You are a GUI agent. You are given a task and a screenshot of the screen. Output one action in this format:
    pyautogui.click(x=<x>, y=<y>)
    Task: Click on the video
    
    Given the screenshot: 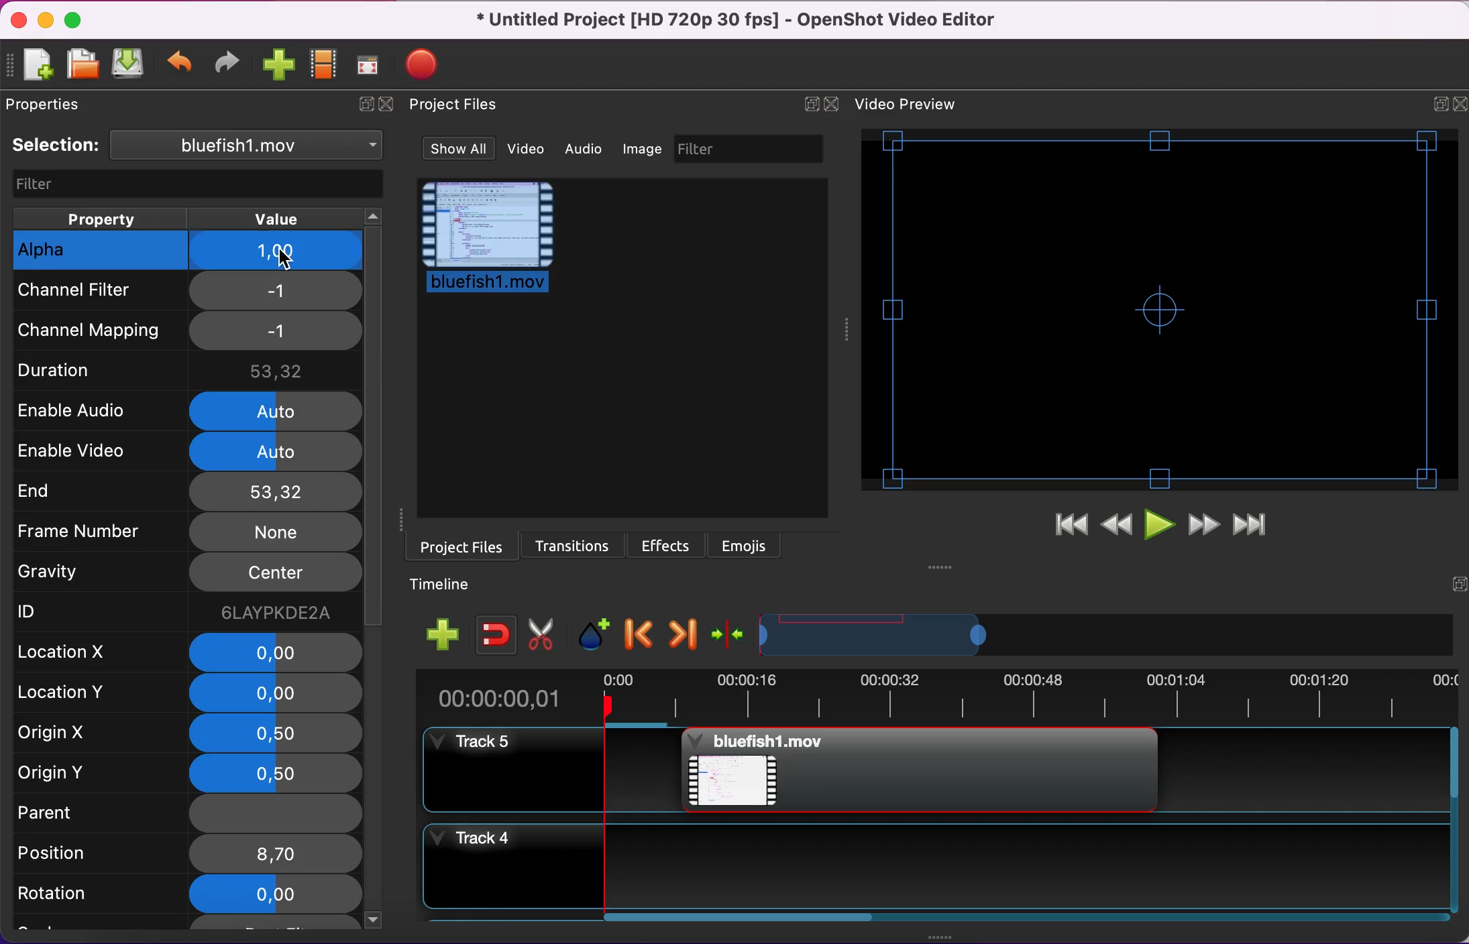 What is the action you would take?
    pyautogui.click(x=532, y=150)
    